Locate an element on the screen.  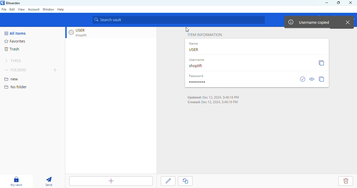
favorites is located at coordinates (16, 41).